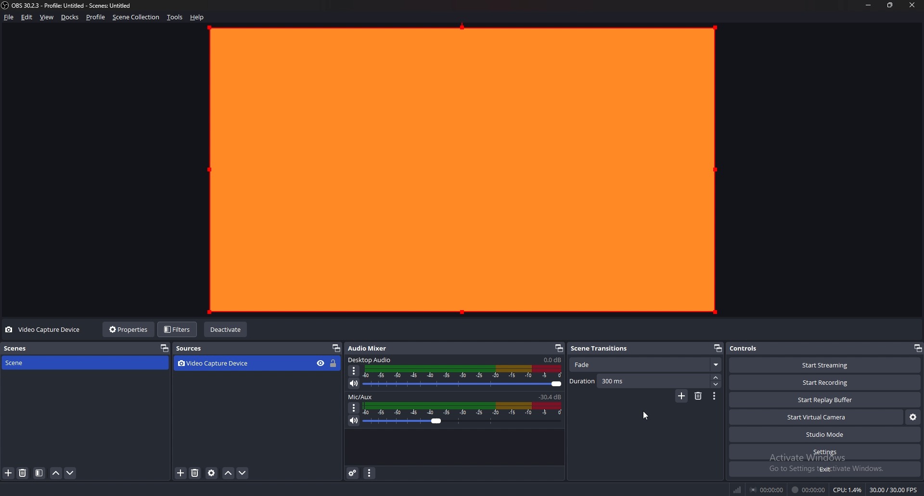  Describe the element at coordinates (825, 383) in the screenshot. I see `start recording` at that location.